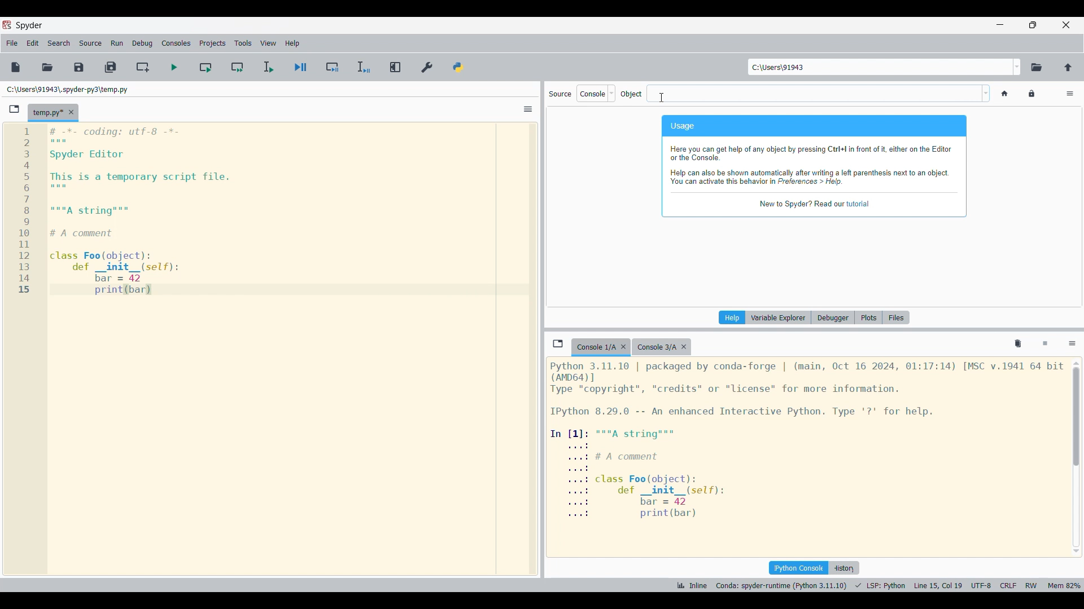 The height and width of the screenshot is (609, 1084). What do you see at coordinates (780, 584) in the screenshot?
I see `Canada: spyder-runtime (Python 3.11.10)` at bounding box center [780, 584].